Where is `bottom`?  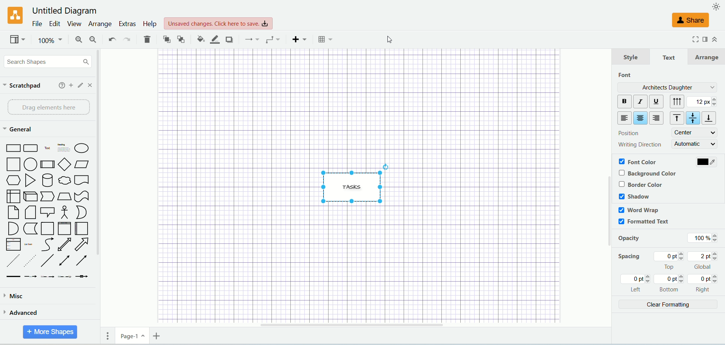 bottom is located at coordinates (711, 118).